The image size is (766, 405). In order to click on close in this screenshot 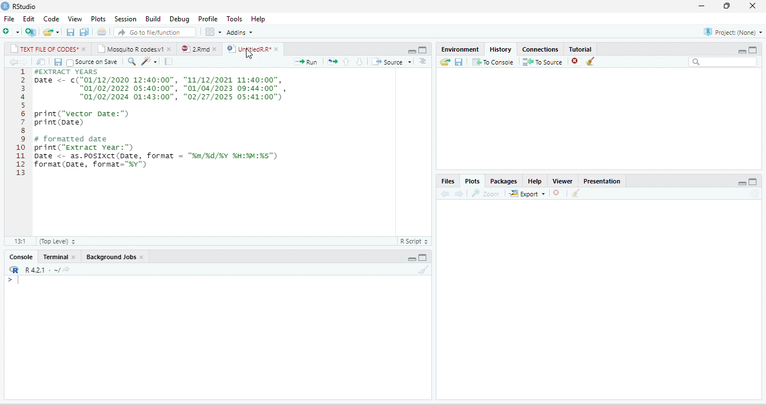, I will do `click(753, 6)`.